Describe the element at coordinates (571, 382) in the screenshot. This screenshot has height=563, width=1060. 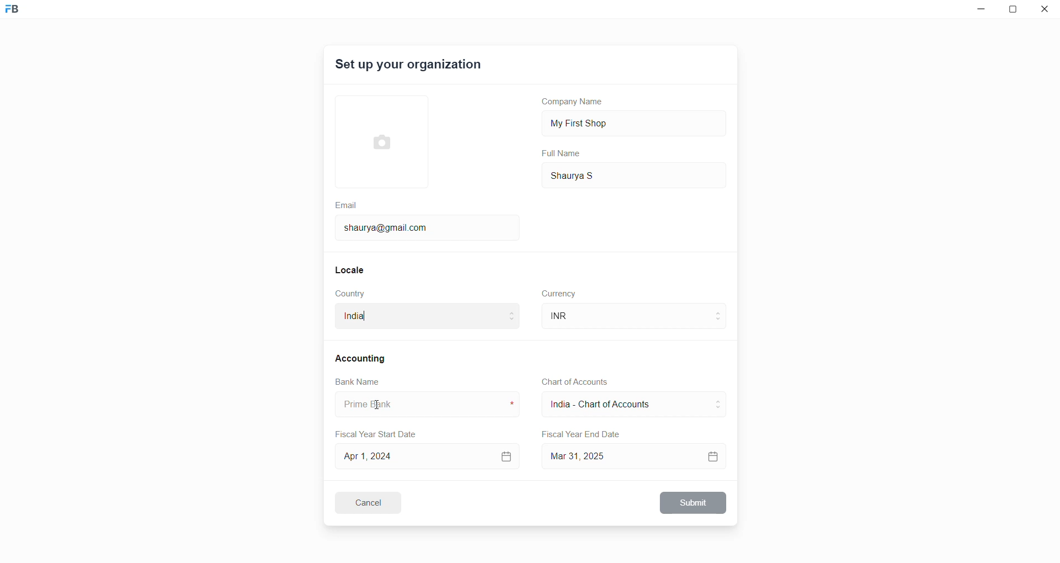
I see `Chart of Accounts` at that location.